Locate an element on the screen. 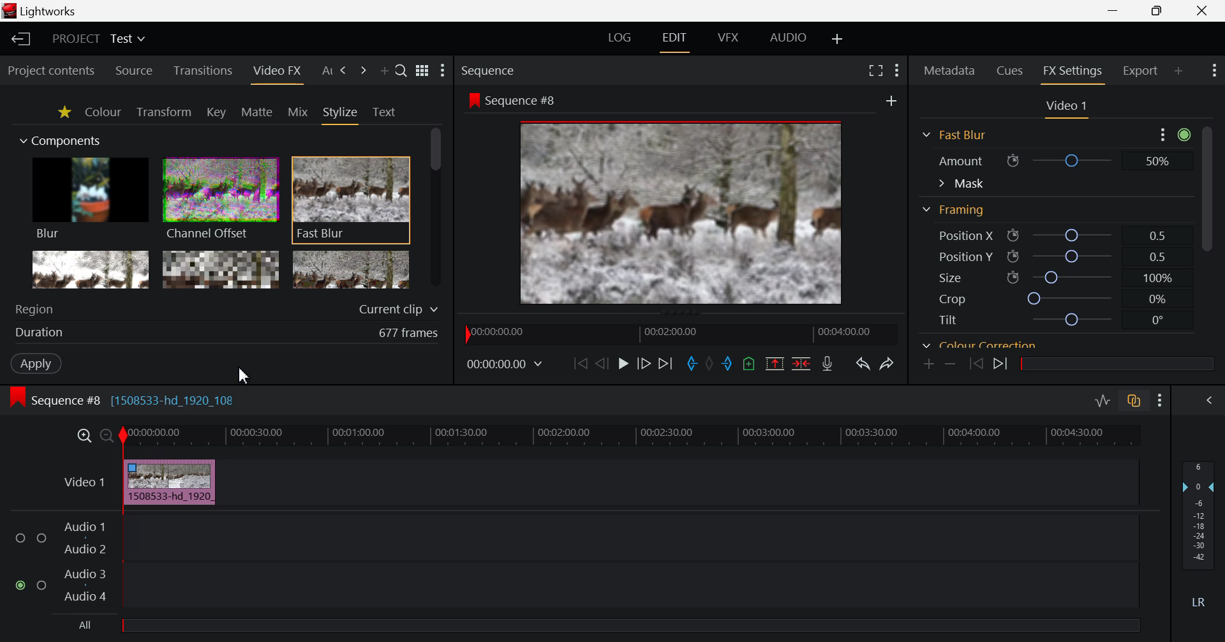 This screenshot has height=642, width=1225. Region is located at coordinates (228, 306).